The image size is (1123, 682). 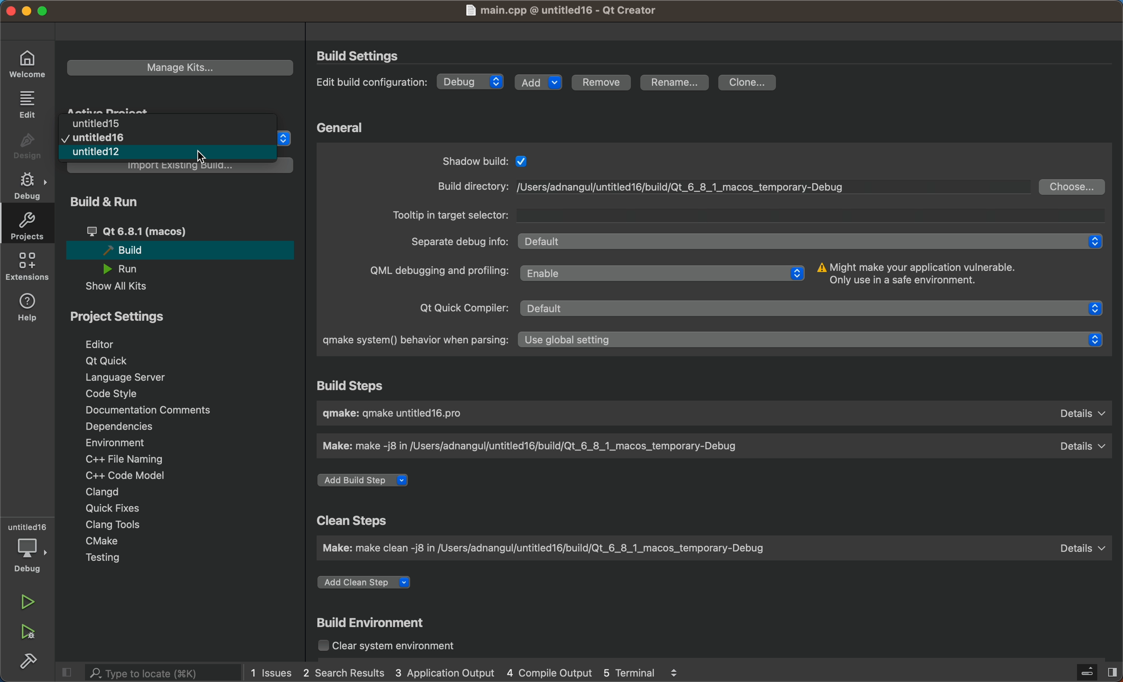 I want to click on design, so click(x=26, y=146).